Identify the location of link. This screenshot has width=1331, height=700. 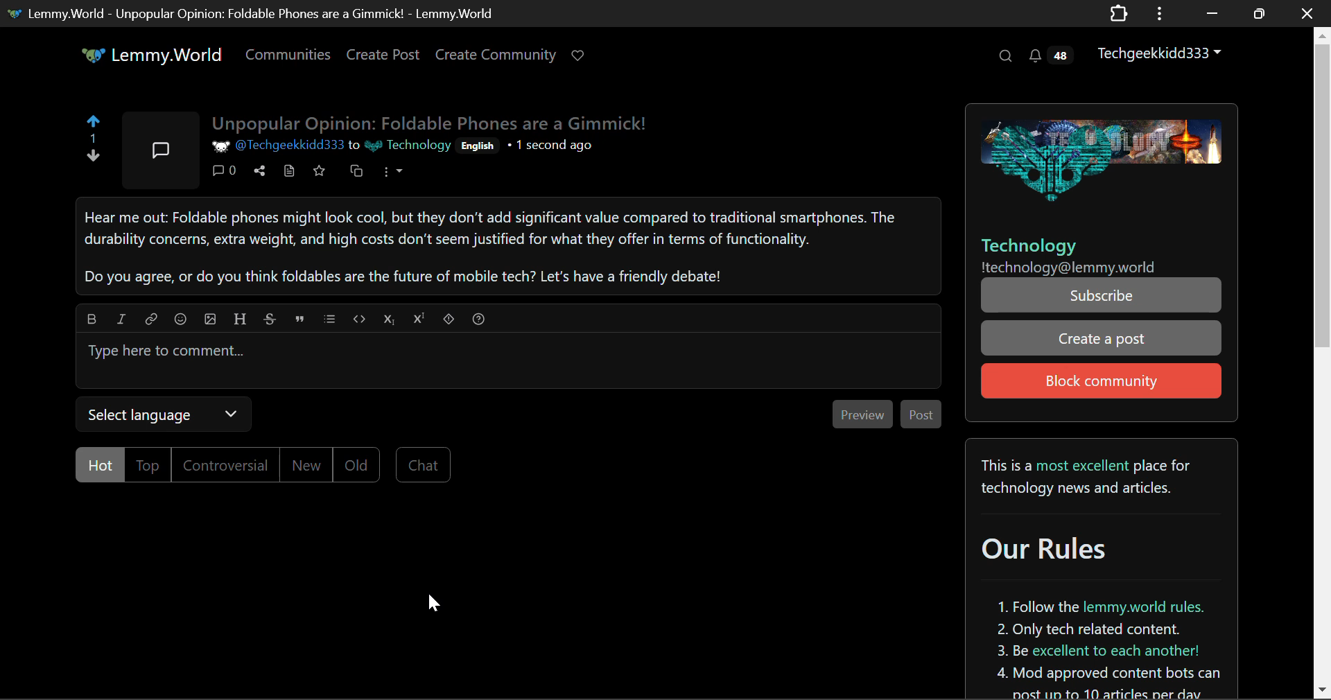
(150, 317).